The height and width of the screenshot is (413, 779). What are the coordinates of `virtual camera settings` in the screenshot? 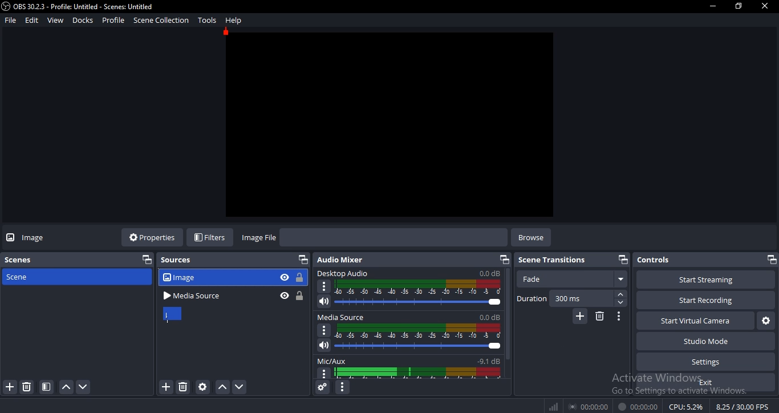 It's located at (766, 322).